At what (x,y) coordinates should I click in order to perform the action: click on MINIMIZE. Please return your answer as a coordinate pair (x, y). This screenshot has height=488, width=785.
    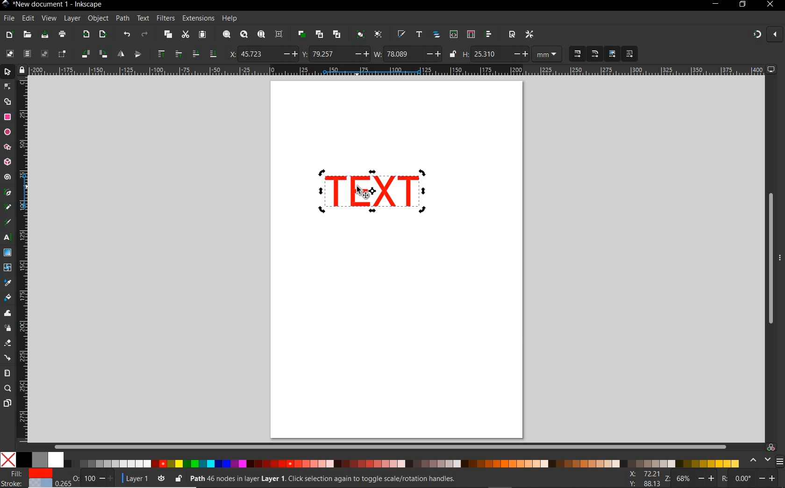
    Looking at the image, I should click on (714, 4).